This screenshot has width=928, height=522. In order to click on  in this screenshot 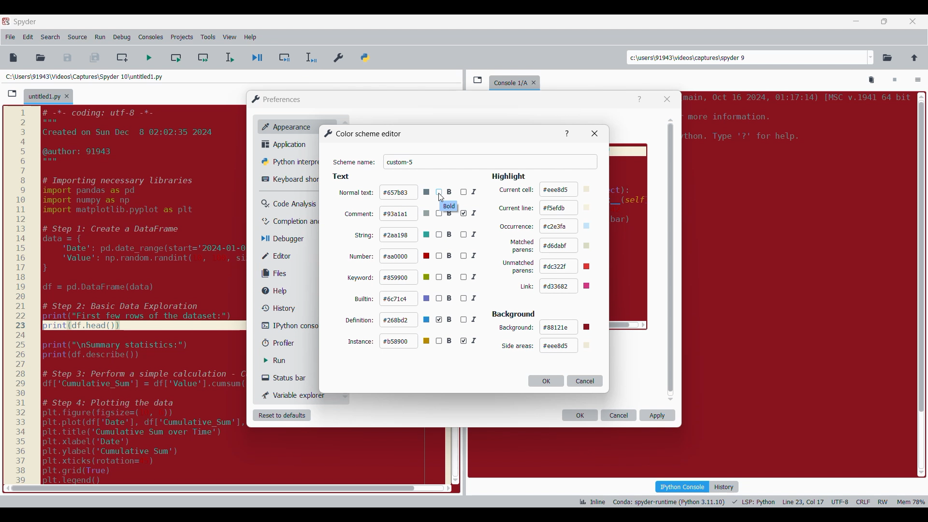, I will do `click(596, 133)`.